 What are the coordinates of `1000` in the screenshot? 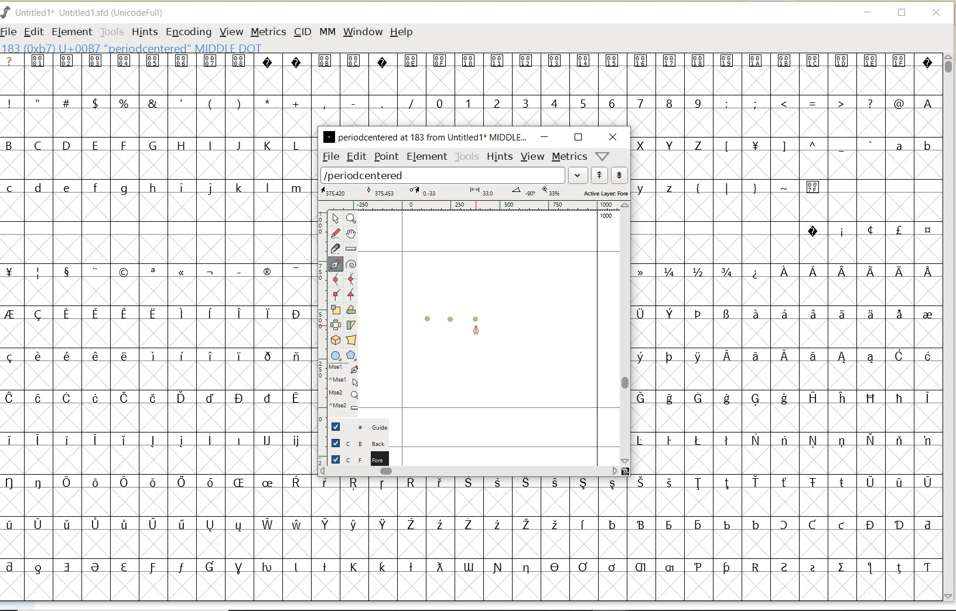 It's located at (606, 217).